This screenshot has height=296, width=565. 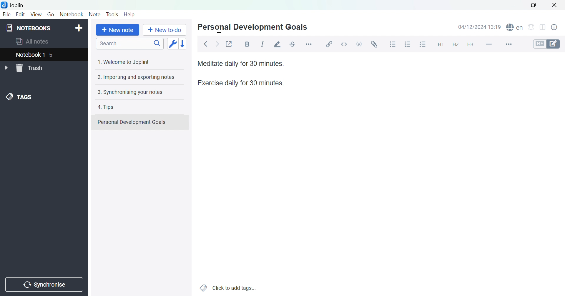 I want to click on Help, so click(x=129, y=15).